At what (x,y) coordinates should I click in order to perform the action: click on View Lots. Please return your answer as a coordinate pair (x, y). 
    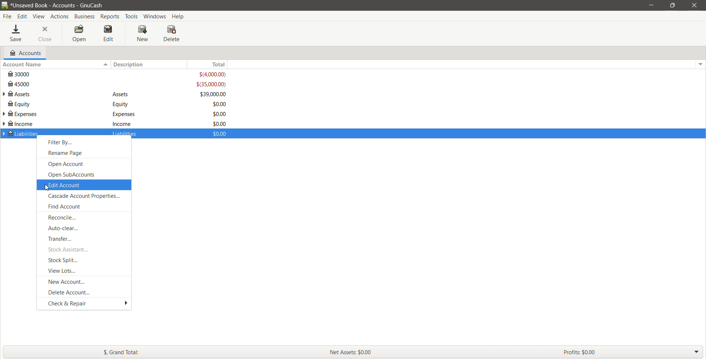
    Looking at the image, I should click on (67, 271).